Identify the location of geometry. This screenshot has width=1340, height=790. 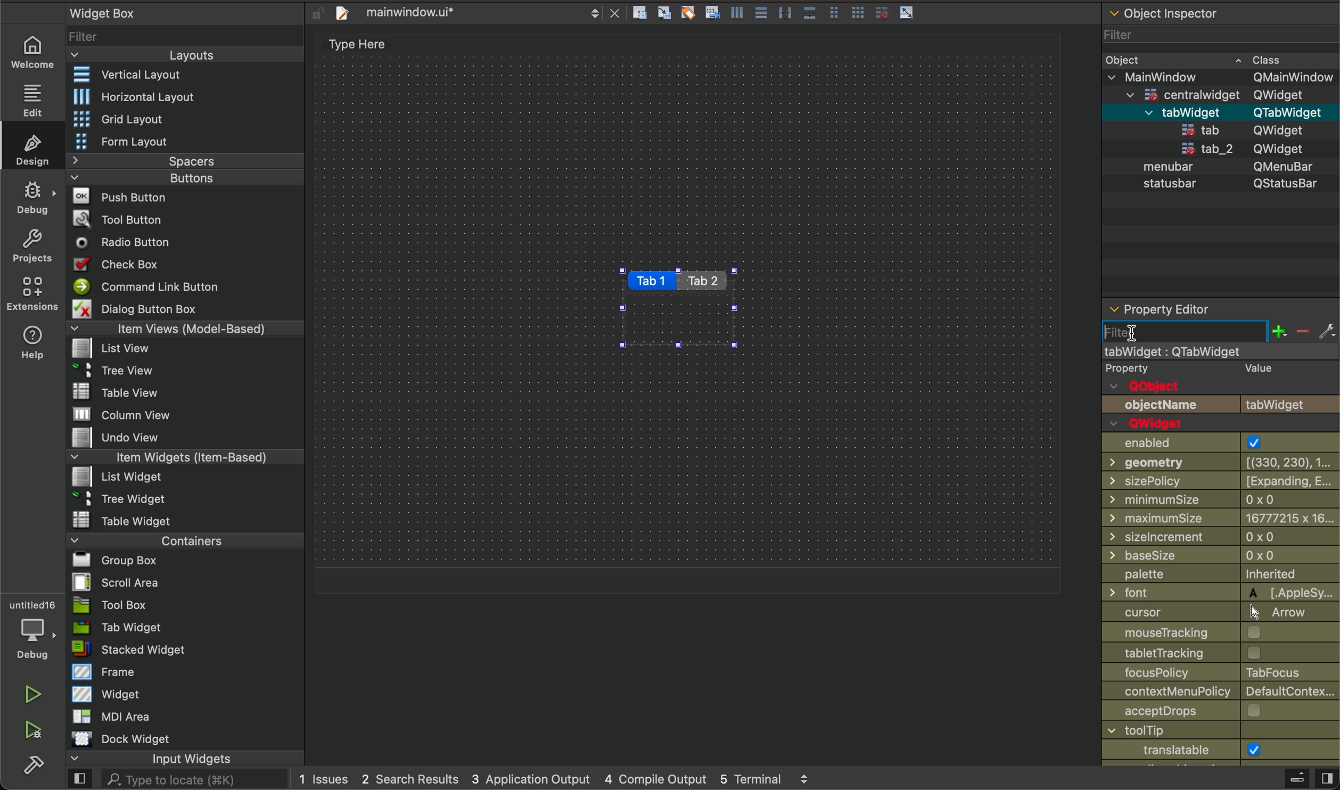
(1222, 462).